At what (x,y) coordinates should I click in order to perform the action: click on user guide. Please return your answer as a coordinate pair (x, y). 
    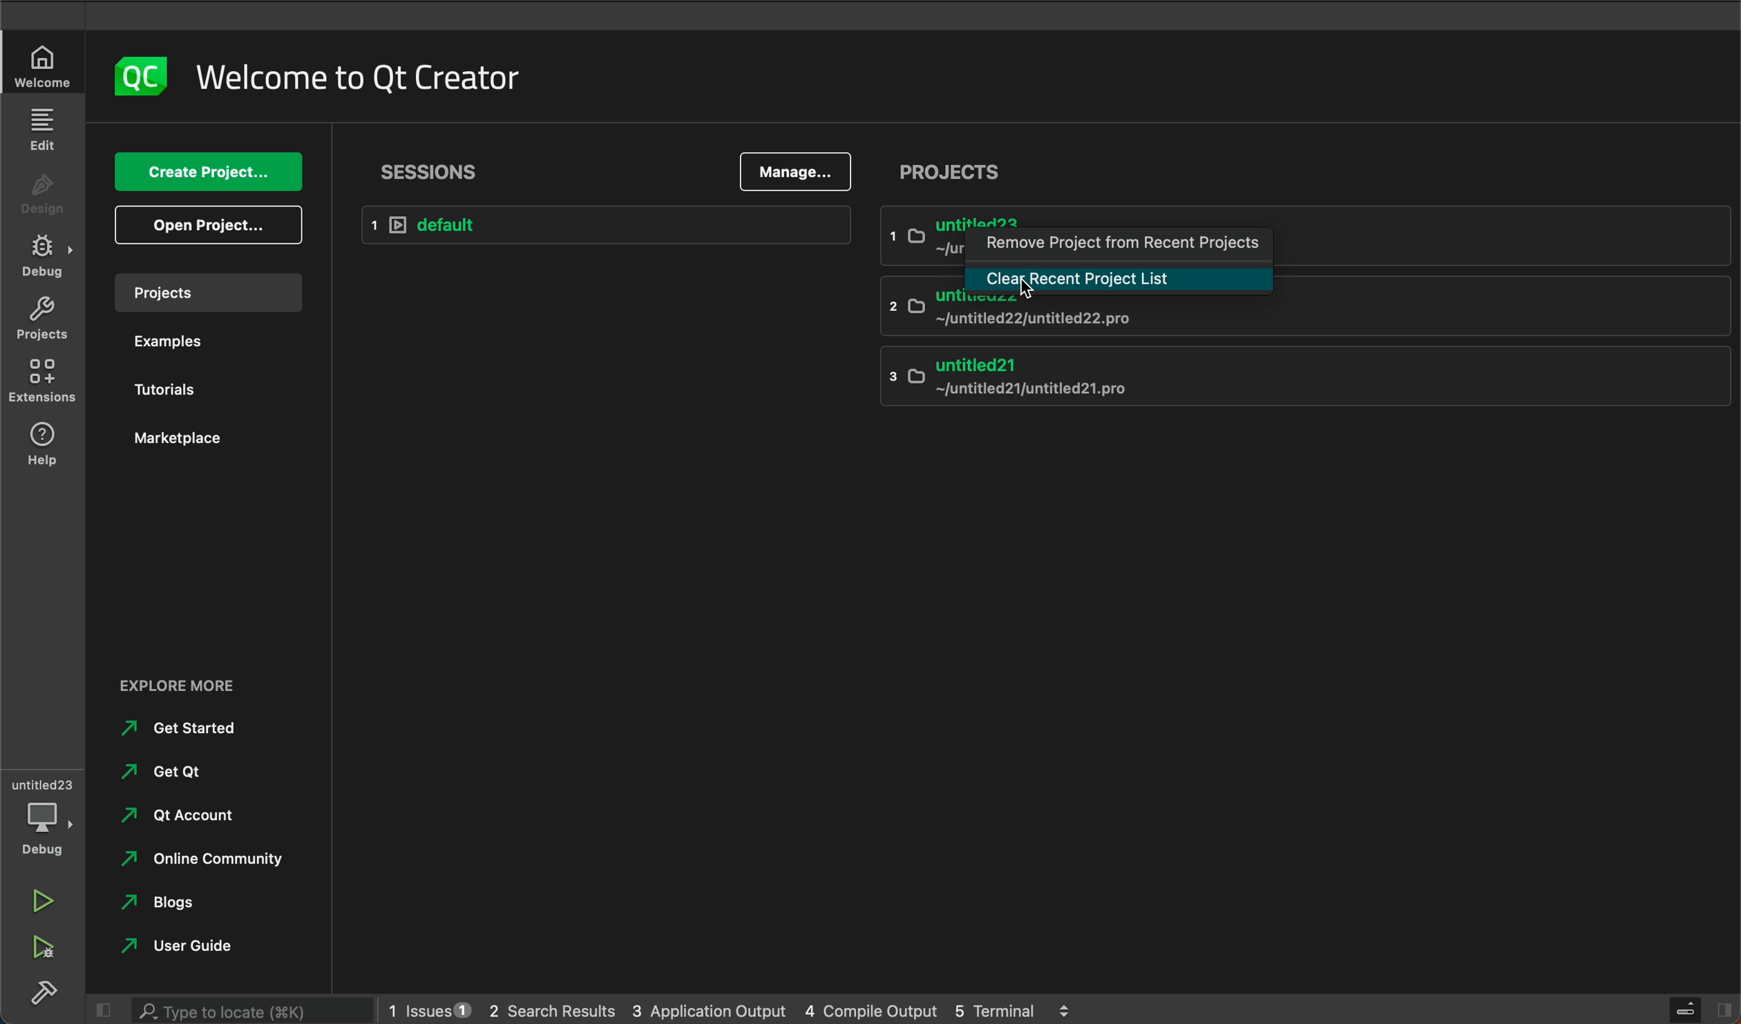
    Looking at the image, I should click on (193, 947).